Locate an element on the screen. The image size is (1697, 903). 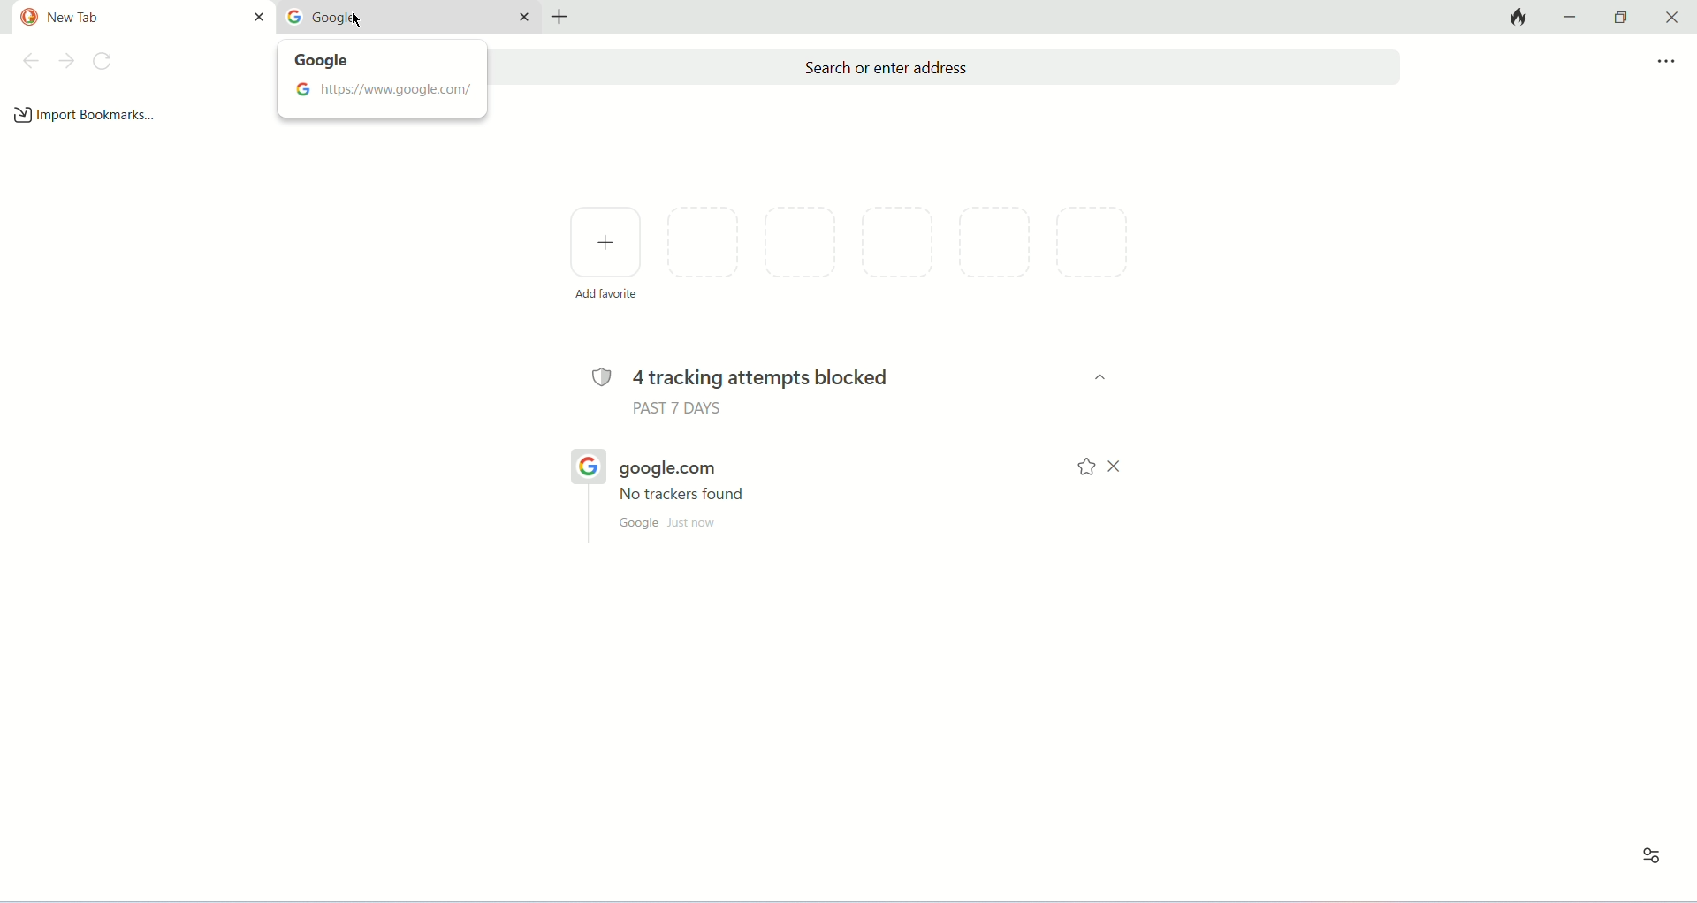
tracking logo is located at coordinates (601, 376).